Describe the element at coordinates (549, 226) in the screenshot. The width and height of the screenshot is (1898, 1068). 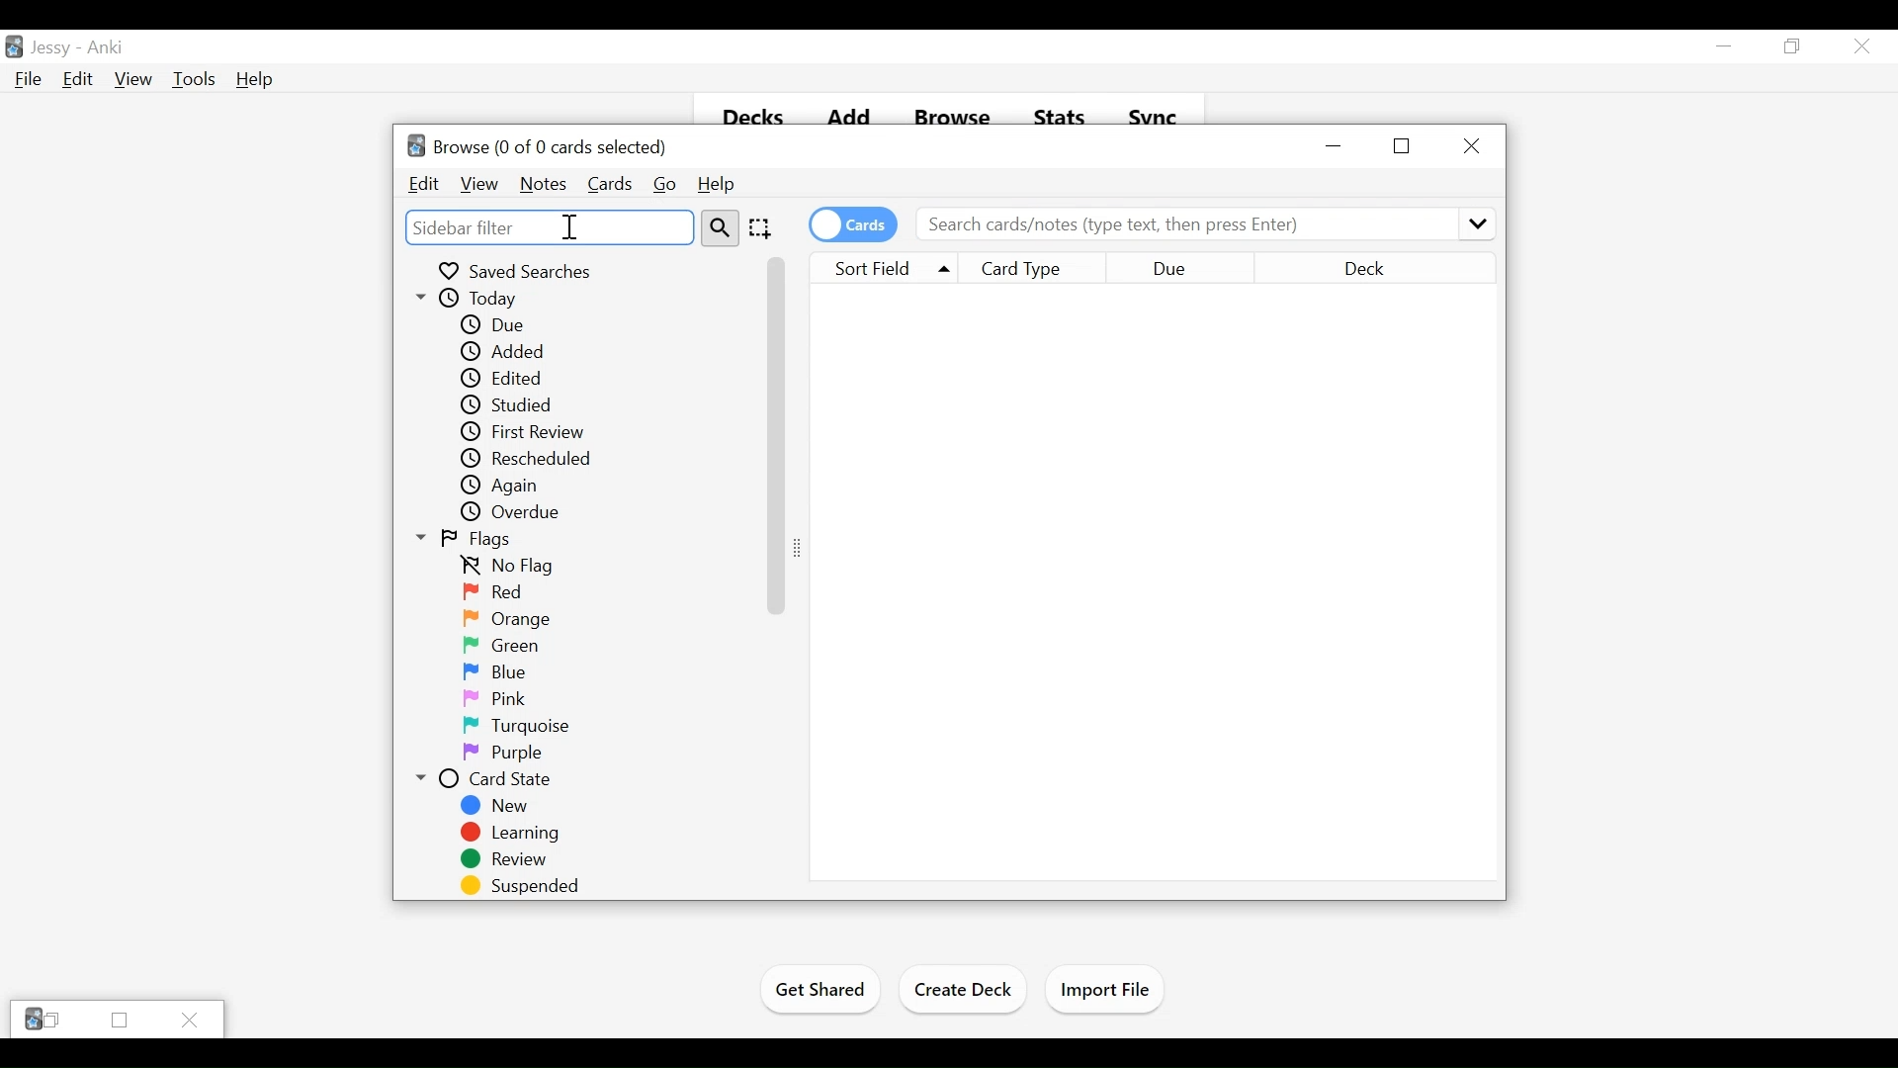
I see `Sidebar Filter` at that location.